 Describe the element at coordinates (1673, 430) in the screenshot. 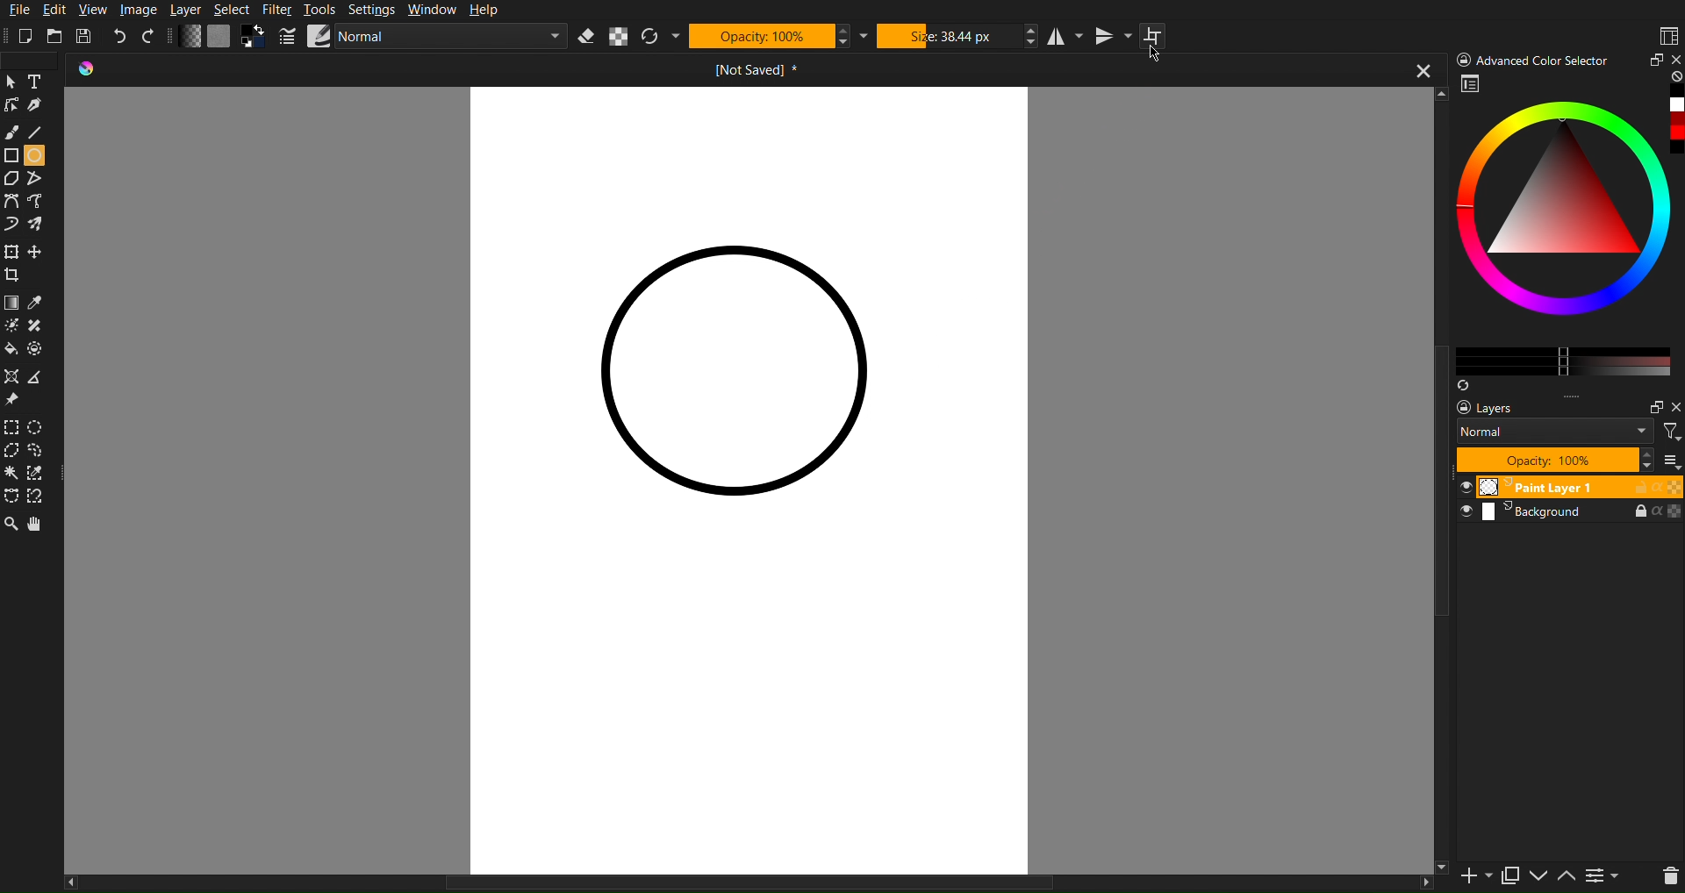

I see `filter` at that location.